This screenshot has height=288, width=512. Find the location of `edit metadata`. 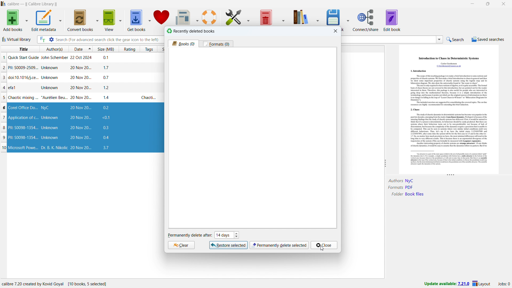

edit metadata is located at coordinates (44, 21).